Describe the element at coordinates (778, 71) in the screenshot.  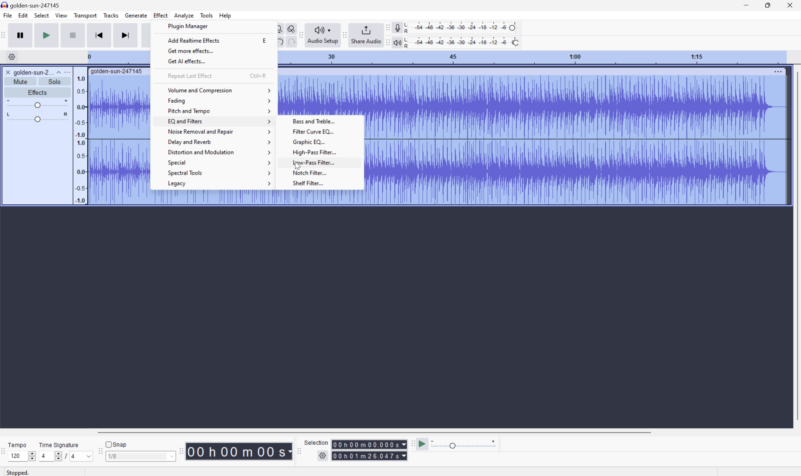
I see `More` at that location.